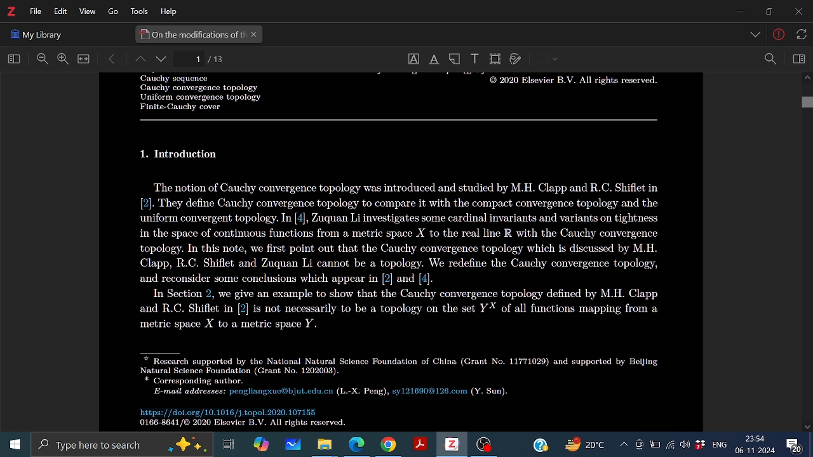 The image size is (813, 457). I want to click on Underline text, so click(433, 60).